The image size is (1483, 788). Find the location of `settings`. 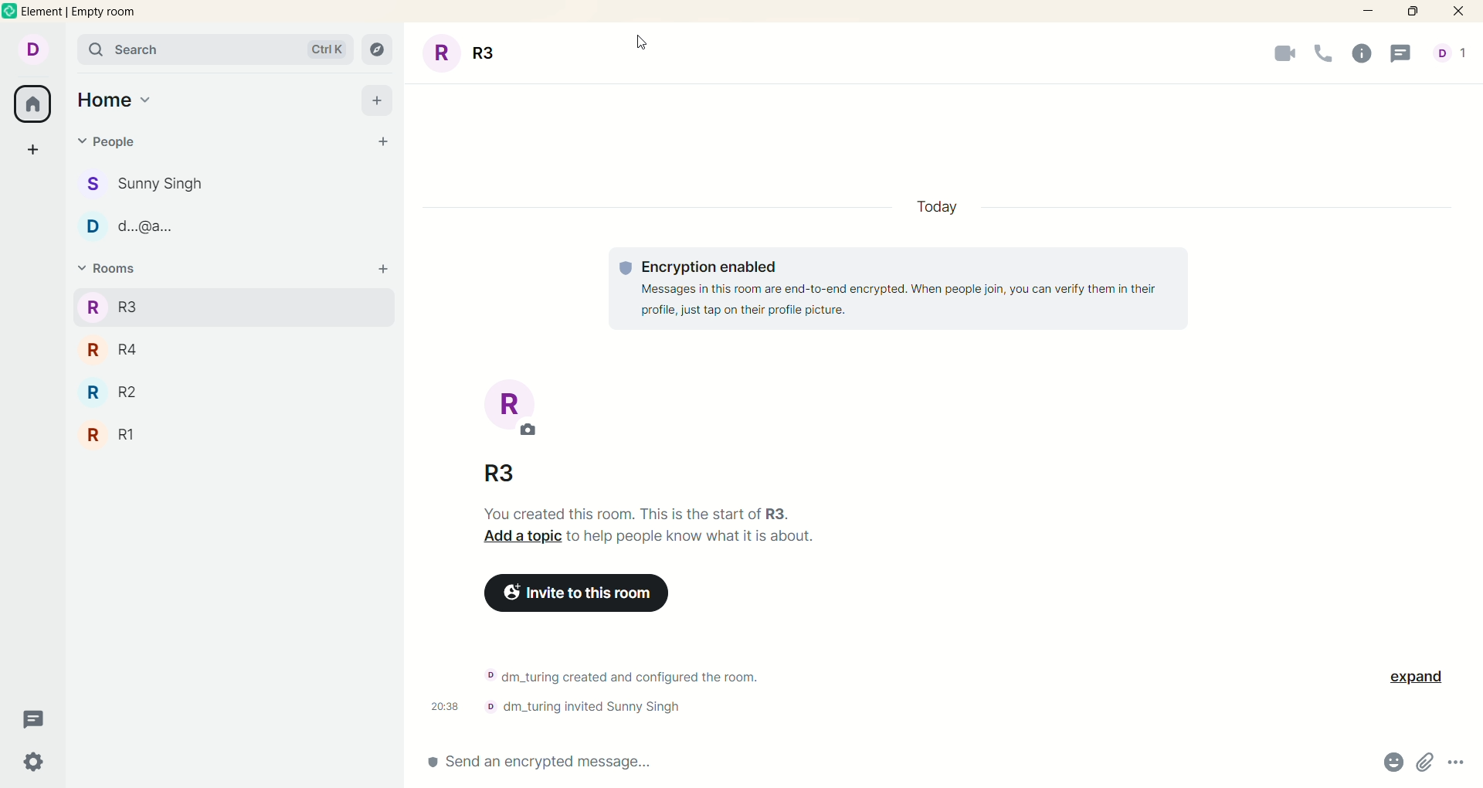

settings is located at coordinates (37, 762).